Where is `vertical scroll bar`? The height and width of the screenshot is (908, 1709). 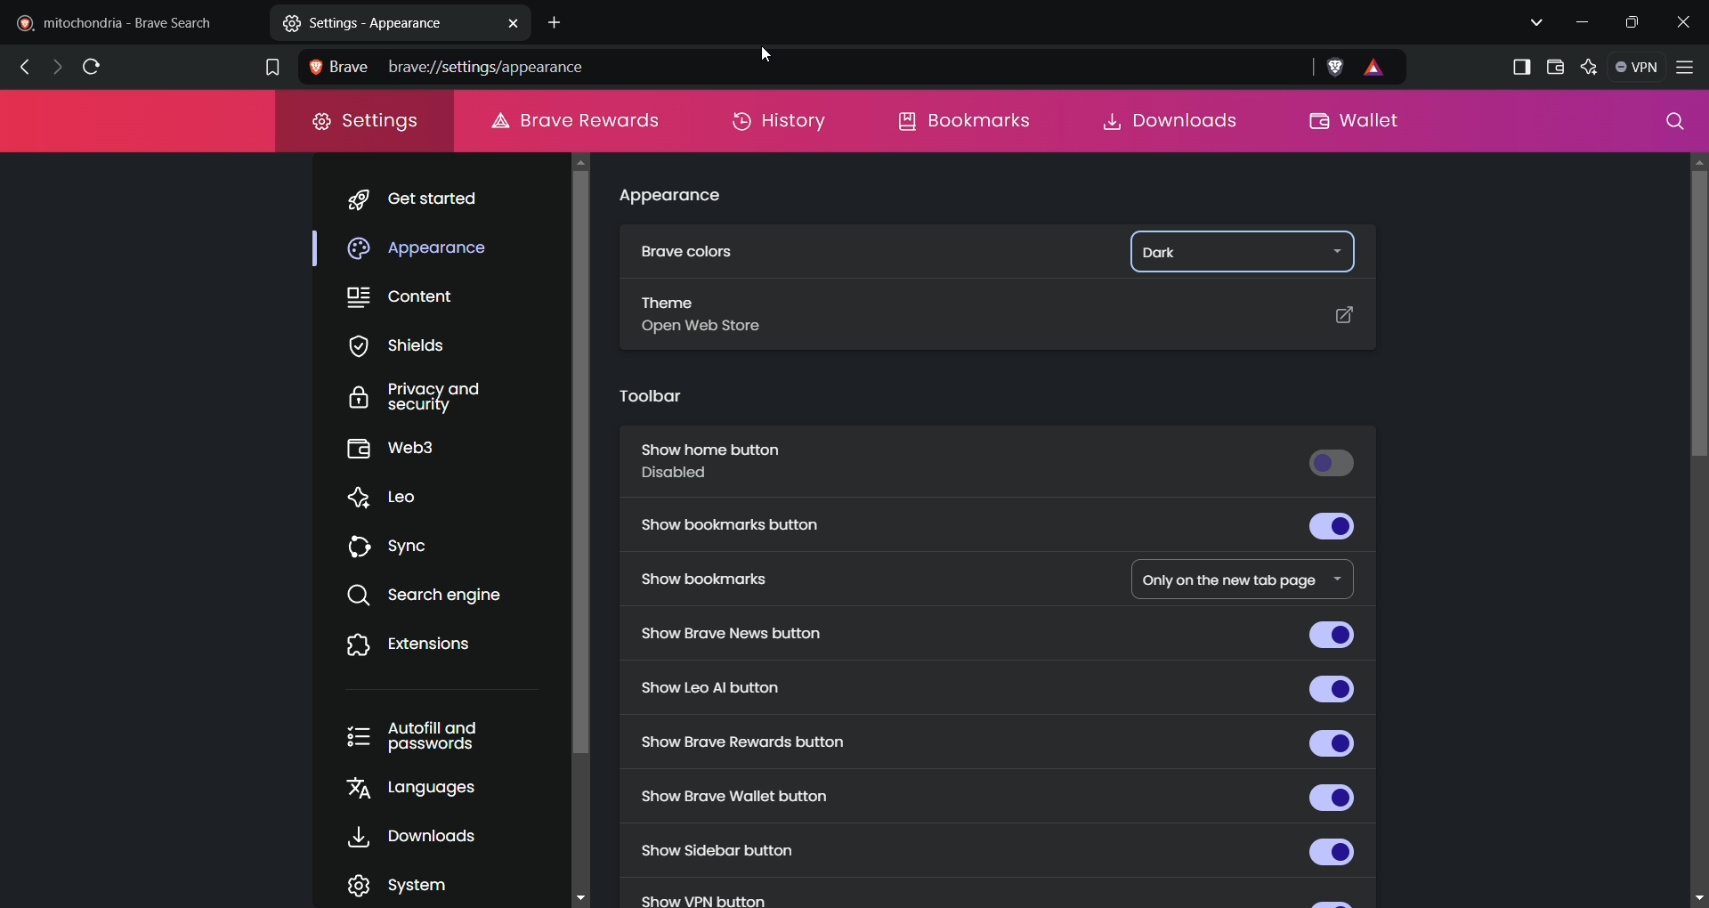
vertical scroll bar is located at coordinates (1695, 531).